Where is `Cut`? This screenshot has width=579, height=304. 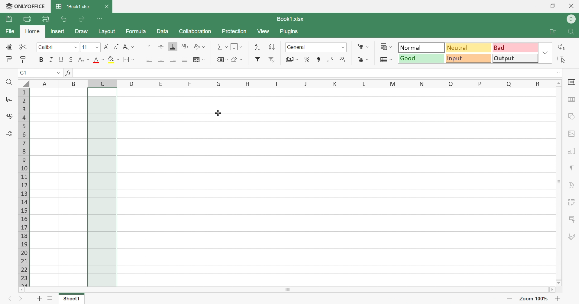
Cut is located at coordinates (23, 47).